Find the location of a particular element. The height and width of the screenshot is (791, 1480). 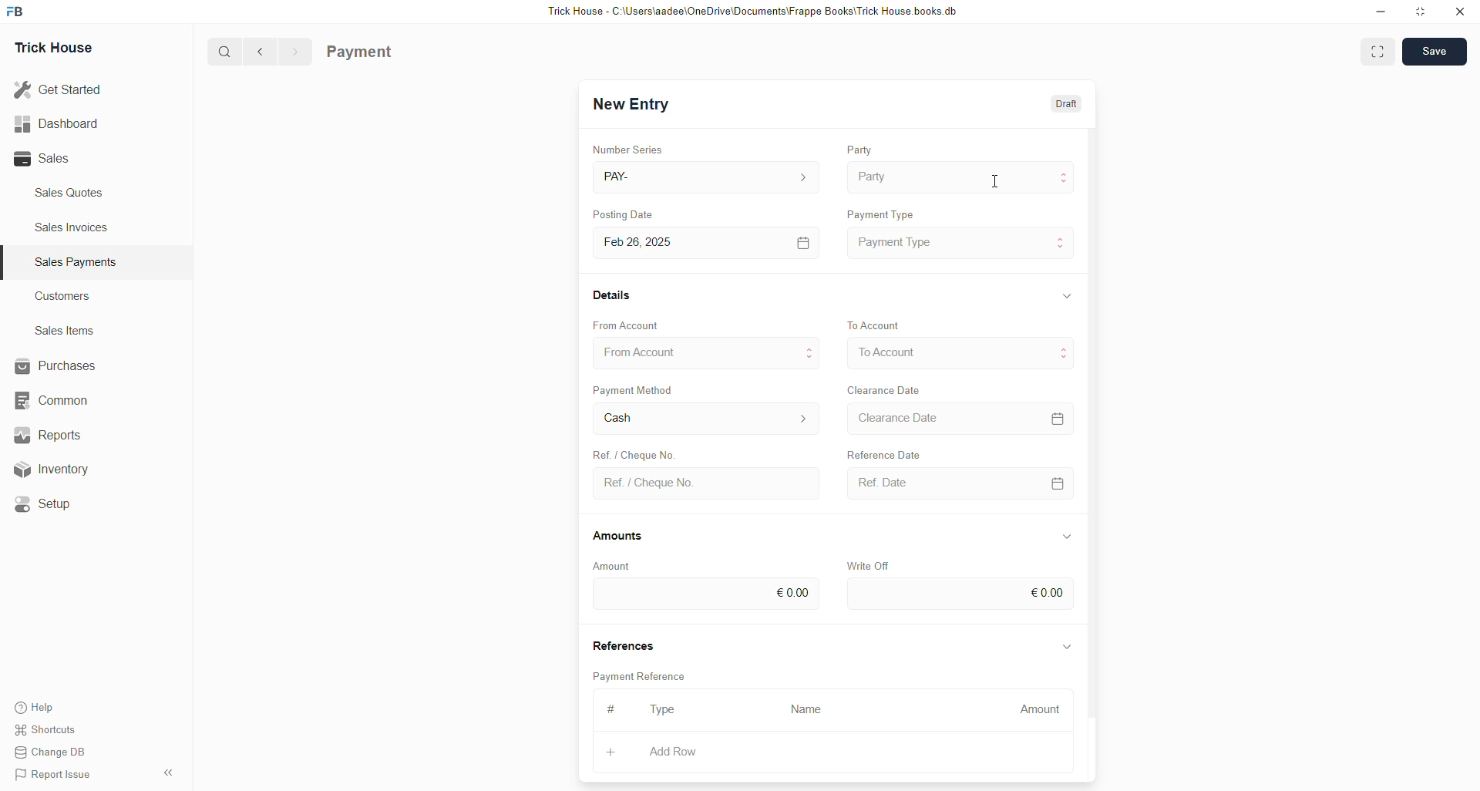

logo is located at coordinates (16, 12).